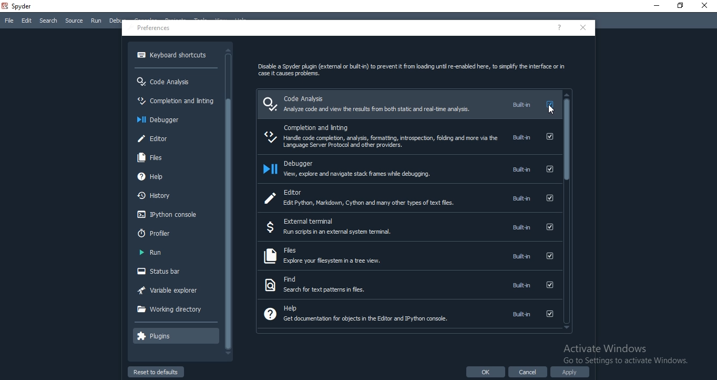 The width and height of the screenshot is (717, 380). I want to click on reset to defaults, so click(157, 373).